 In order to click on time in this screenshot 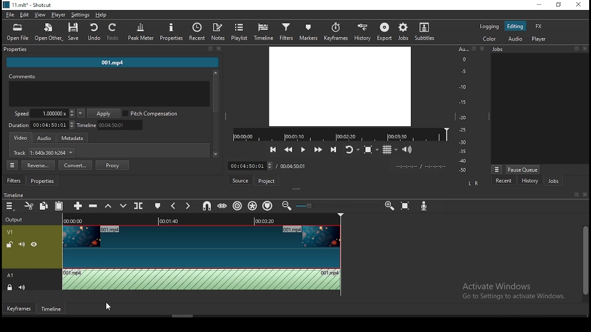, I will do `click(420, 167)`.